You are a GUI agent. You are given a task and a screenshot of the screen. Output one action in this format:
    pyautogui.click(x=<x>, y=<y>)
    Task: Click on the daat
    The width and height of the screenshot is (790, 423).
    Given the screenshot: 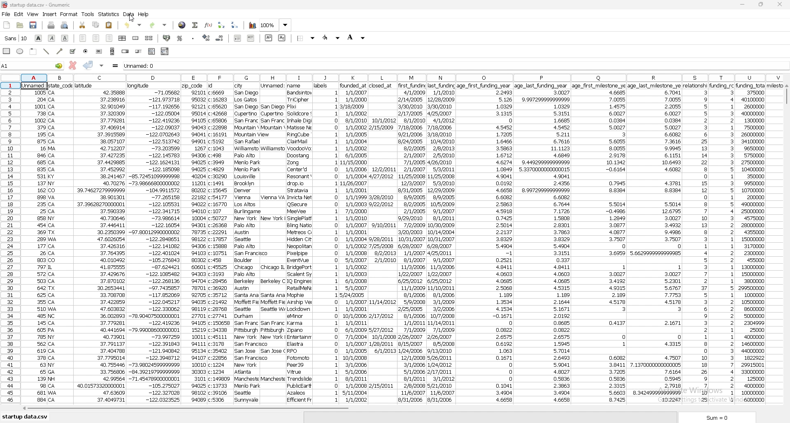 What is the action you would take?
    pyautogui.click(x=655, y=243)
    